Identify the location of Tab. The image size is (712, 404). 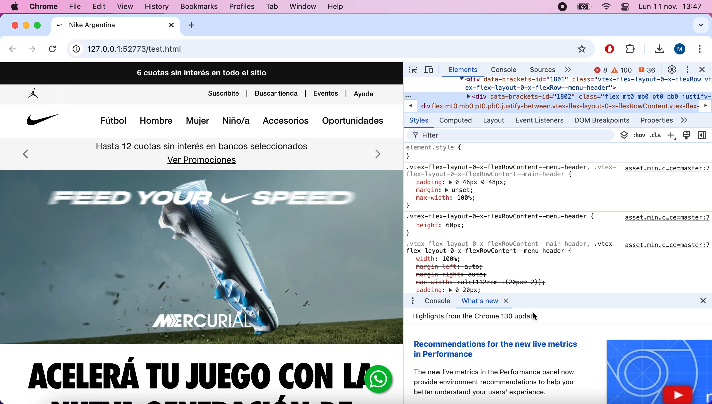
(273, 6).